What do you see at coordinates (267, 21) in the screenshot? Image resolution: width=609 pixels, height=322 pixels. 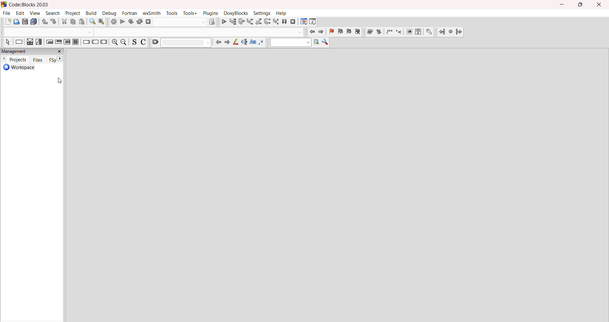 I see `next instruction` at bounding box center [267, 21].